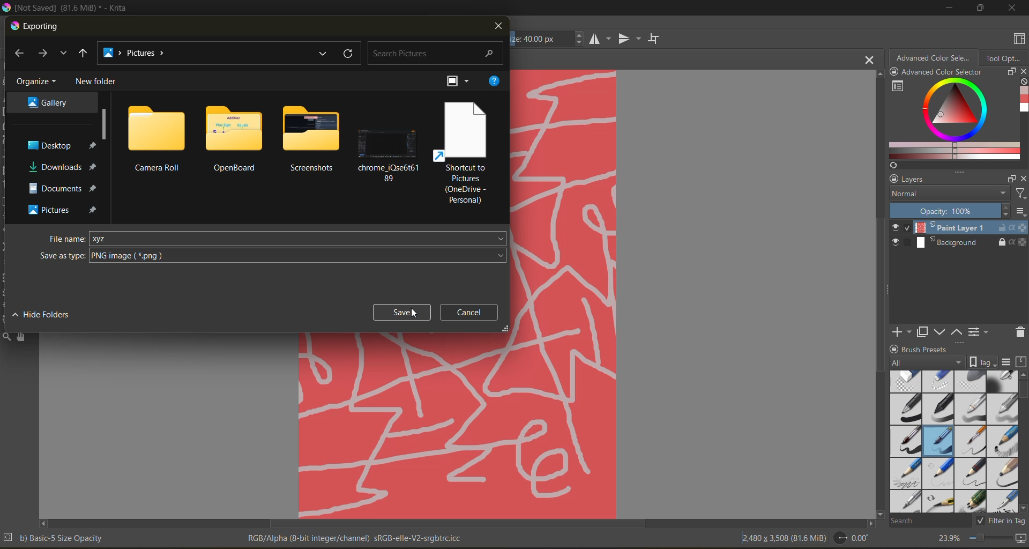  I want to click on show tag, so click(981, 361).